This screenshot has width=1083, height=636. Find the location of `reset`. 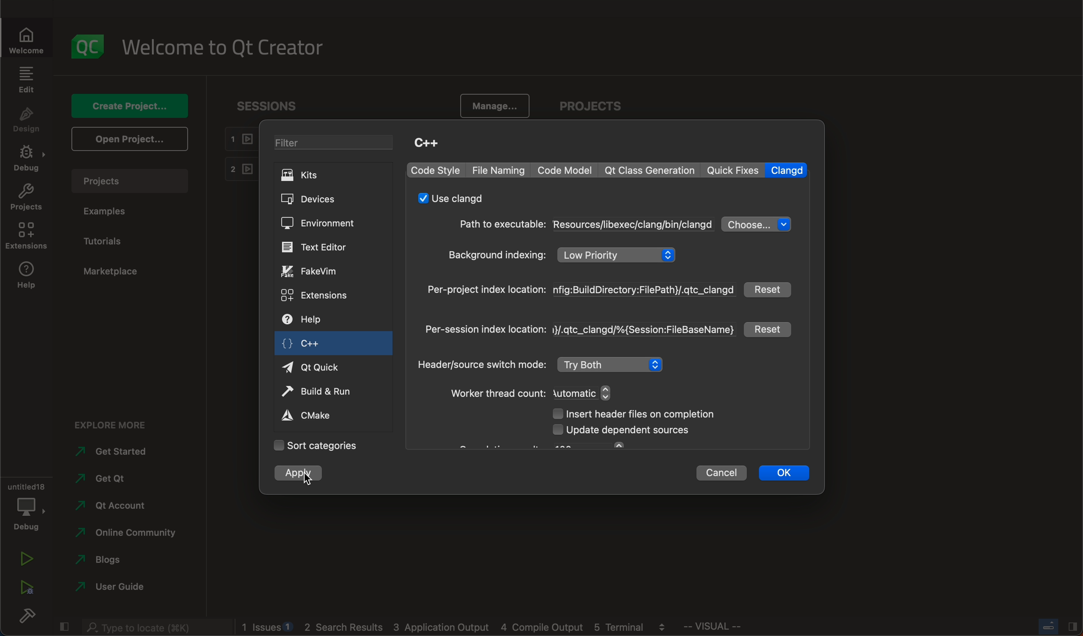

reset is located at coordinates (767, 289).